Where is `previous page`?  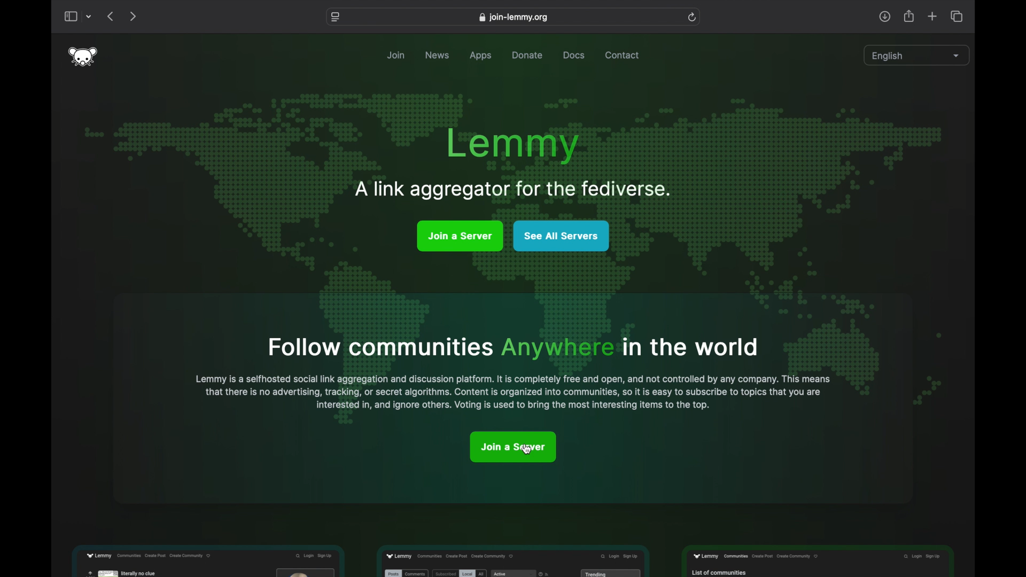
previous page is located at coordinates (110, 16).